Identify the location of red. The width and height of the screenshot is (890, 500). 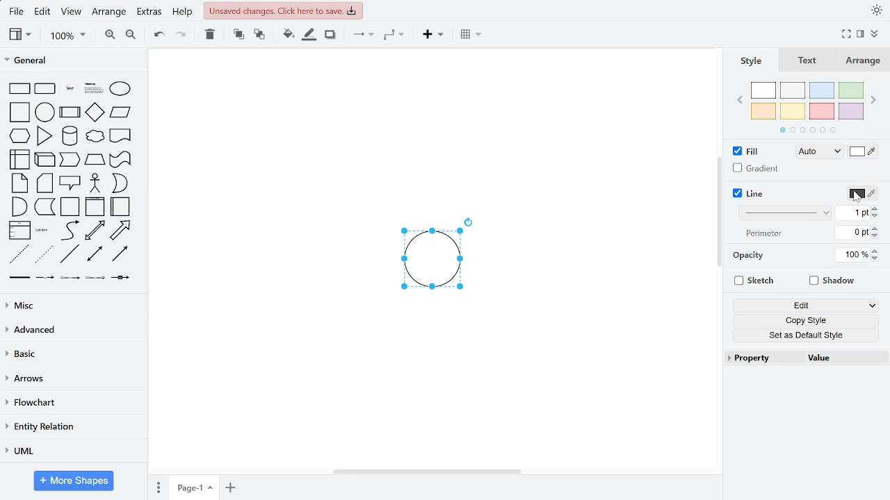
(822, 110).